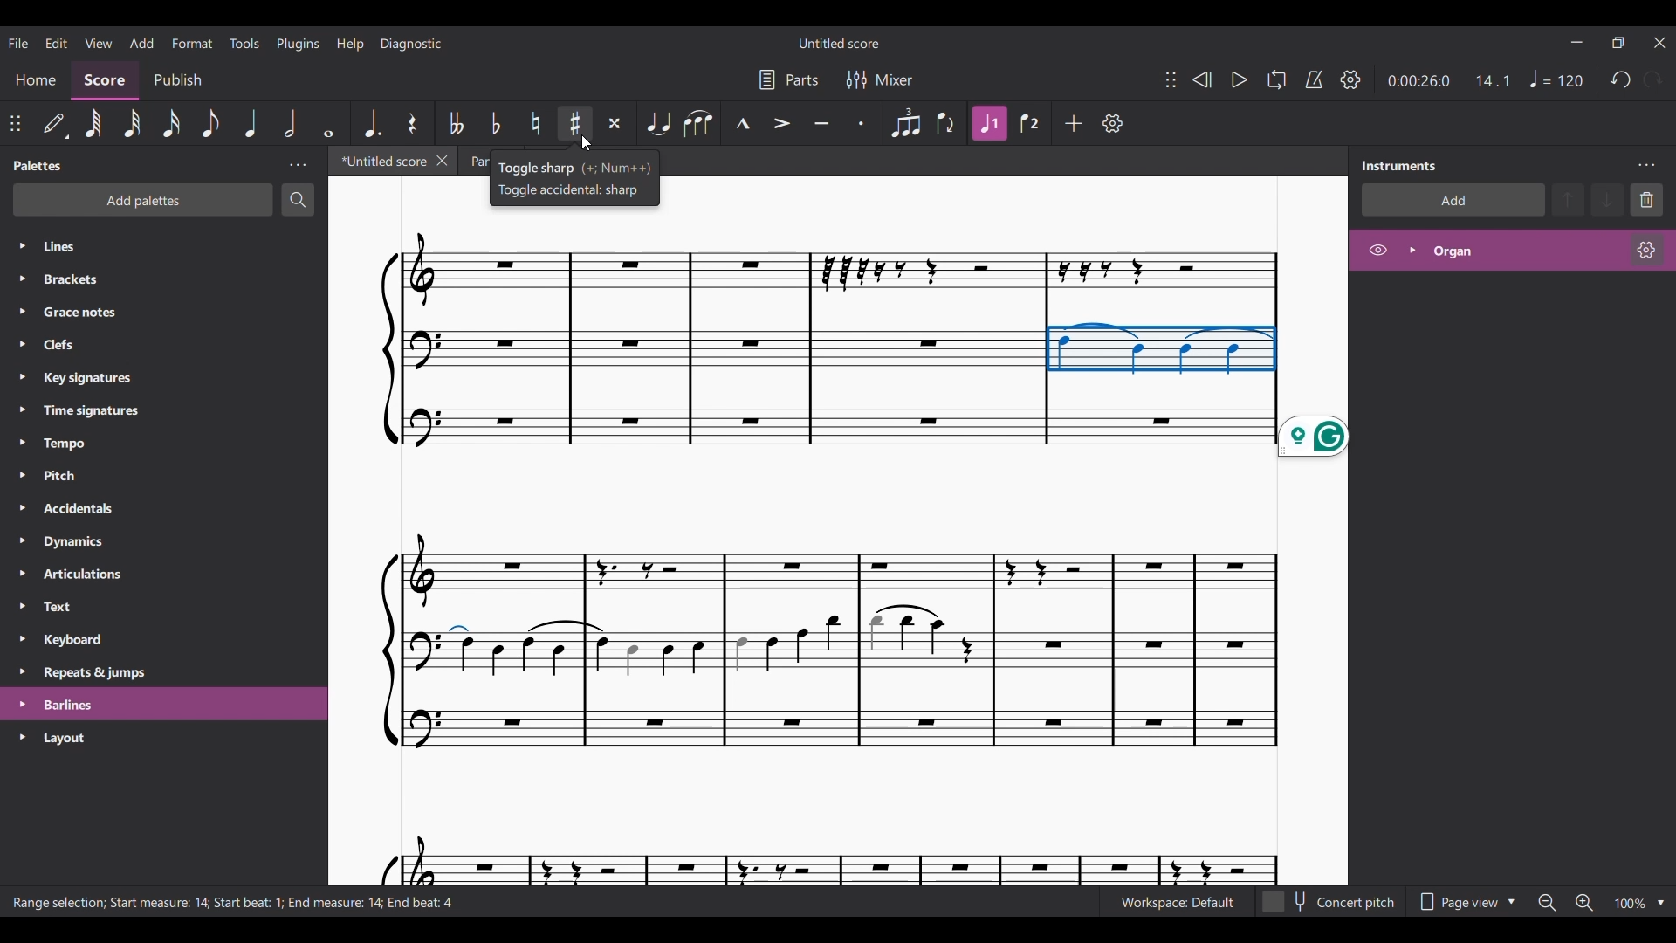 The image size is (1676, 943). What do you see at coordinates (244, 42) in the screenshot?
I see `Tools menu` at bounding box center [244, 42].